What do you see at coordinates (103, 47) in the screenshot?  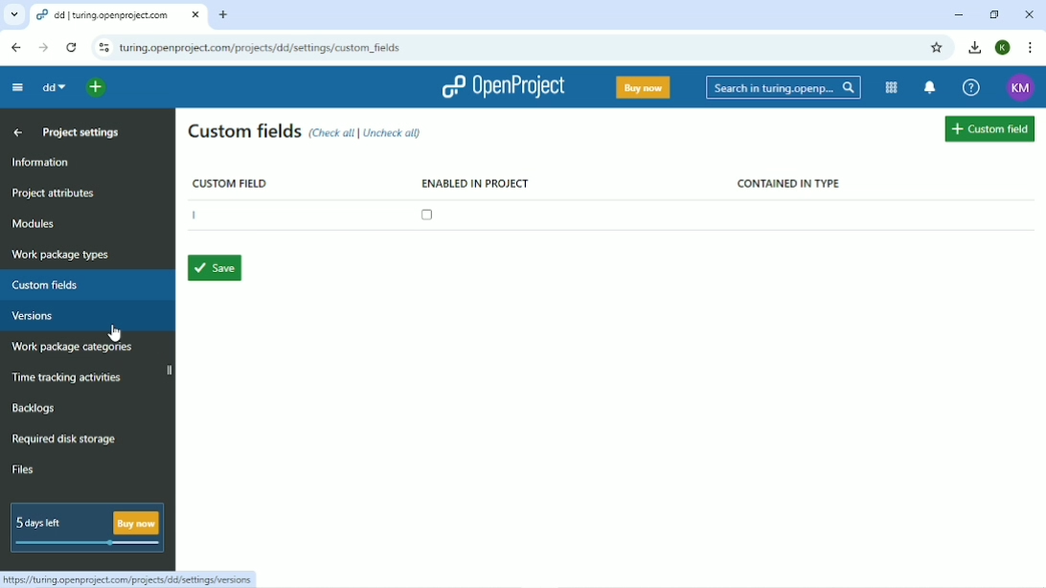 I see `View site information` at bounding box center [103, 47].